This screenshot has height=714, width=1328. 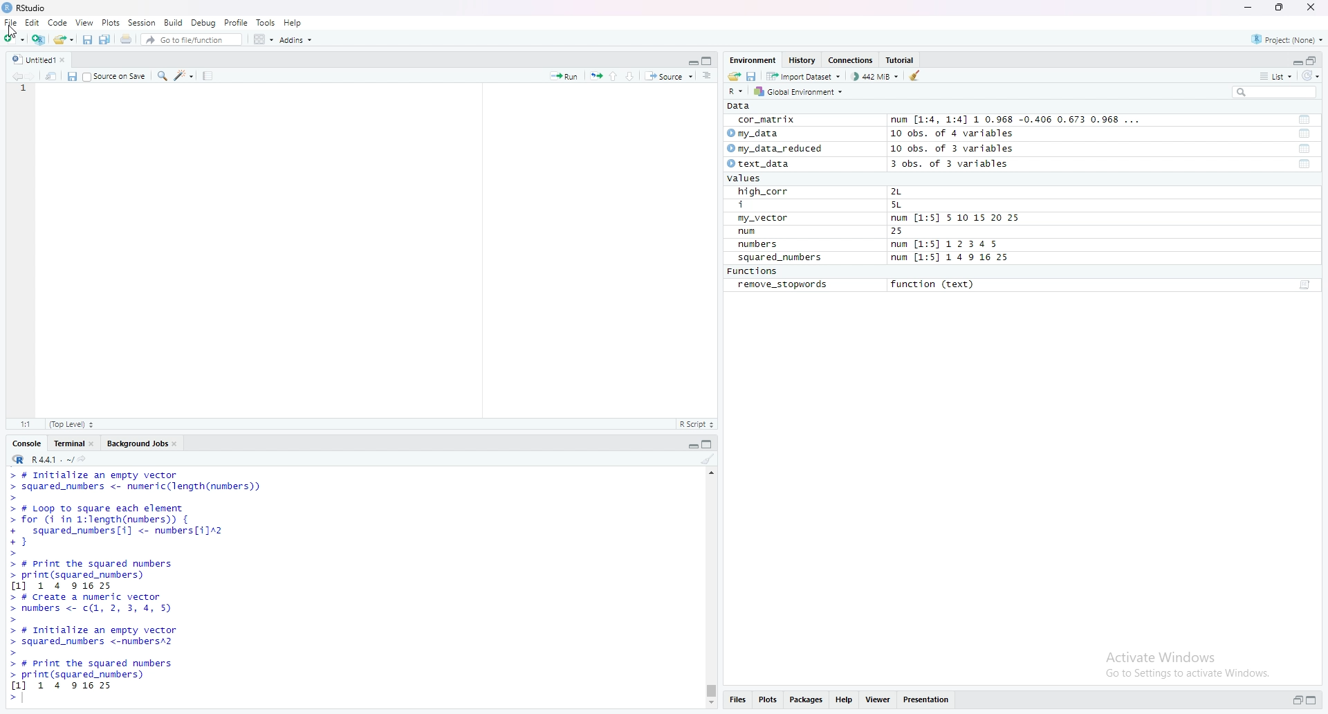 What do you see at coordinates (106, 39) in the screenshot?
I see `Save all open documents` at bounding box center [106, 39].